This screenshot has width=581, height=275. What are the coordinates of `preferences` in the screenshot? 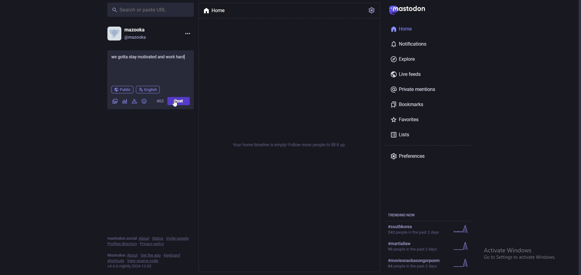 It's located at (423, 156).